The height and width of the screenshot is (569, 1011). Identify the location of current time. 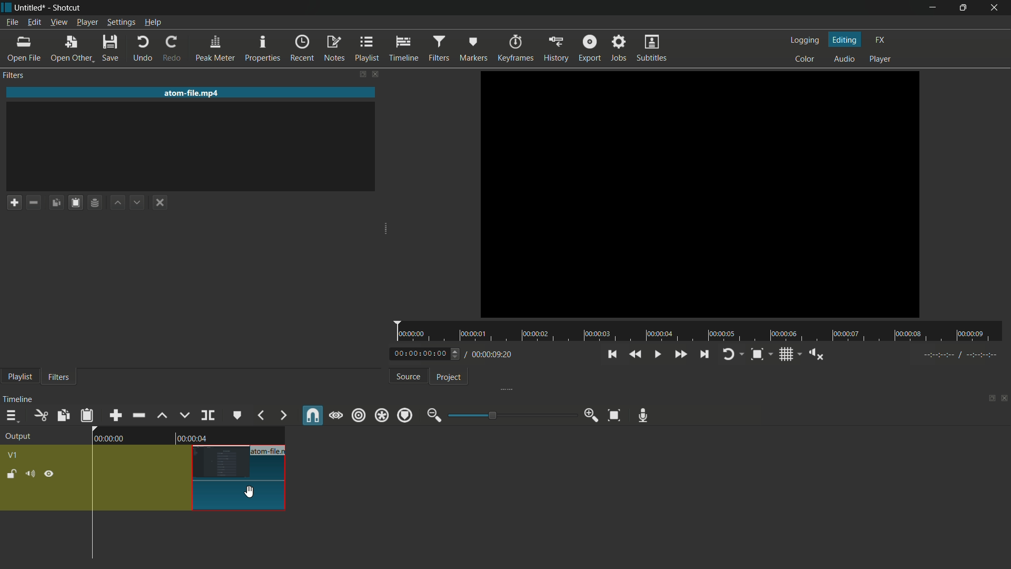
(420, 353).